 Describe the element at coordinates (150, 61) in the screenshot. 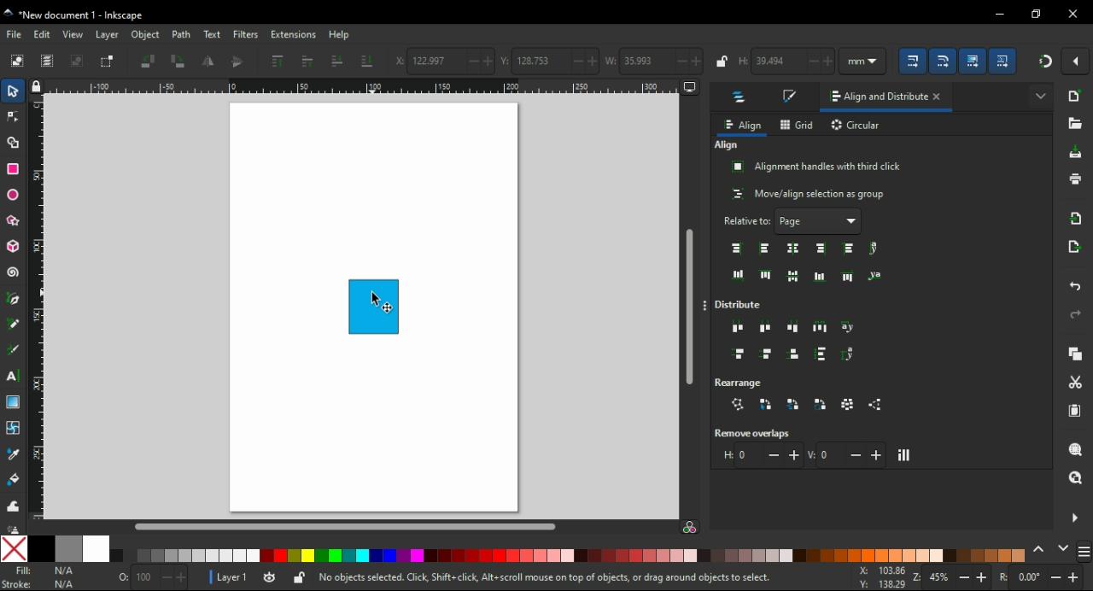

I see `object rotate 90 CCW` at that location.